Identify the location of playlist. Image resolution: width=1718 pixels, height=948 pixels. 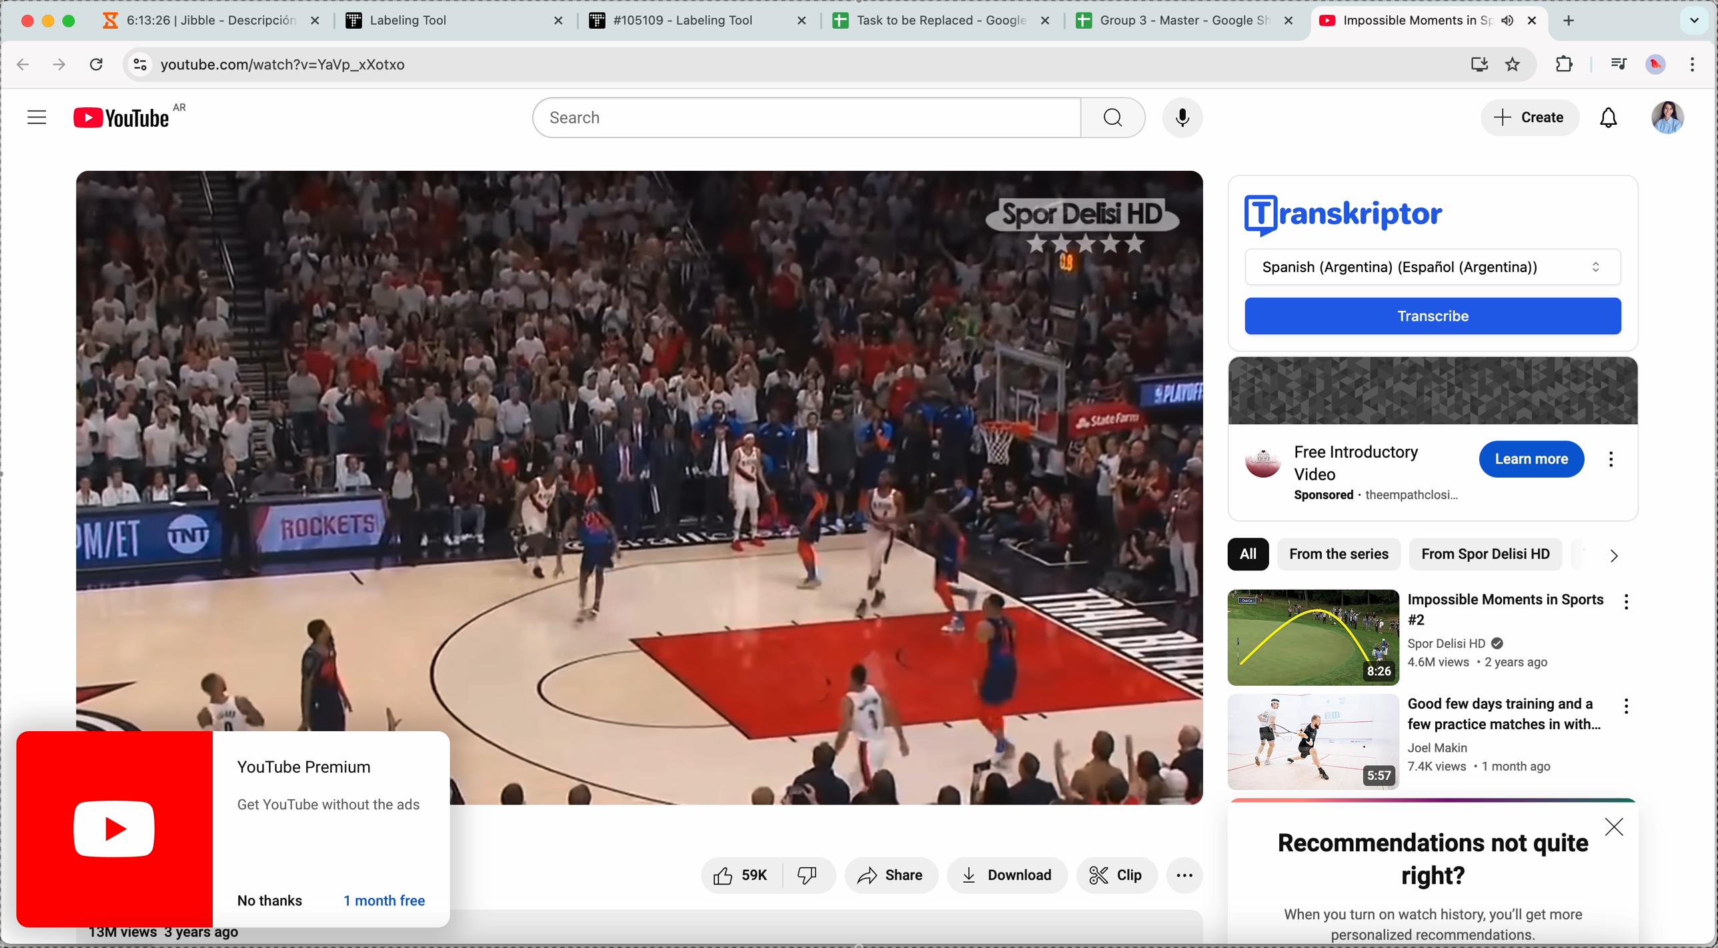
(1617, 65).